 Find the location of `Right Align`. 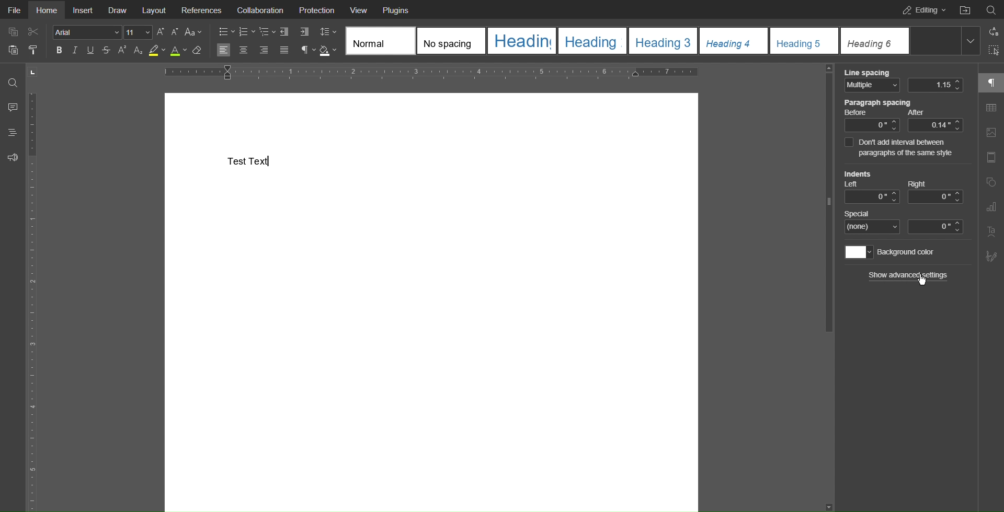

Right Align is located at coordinates (265, 51).